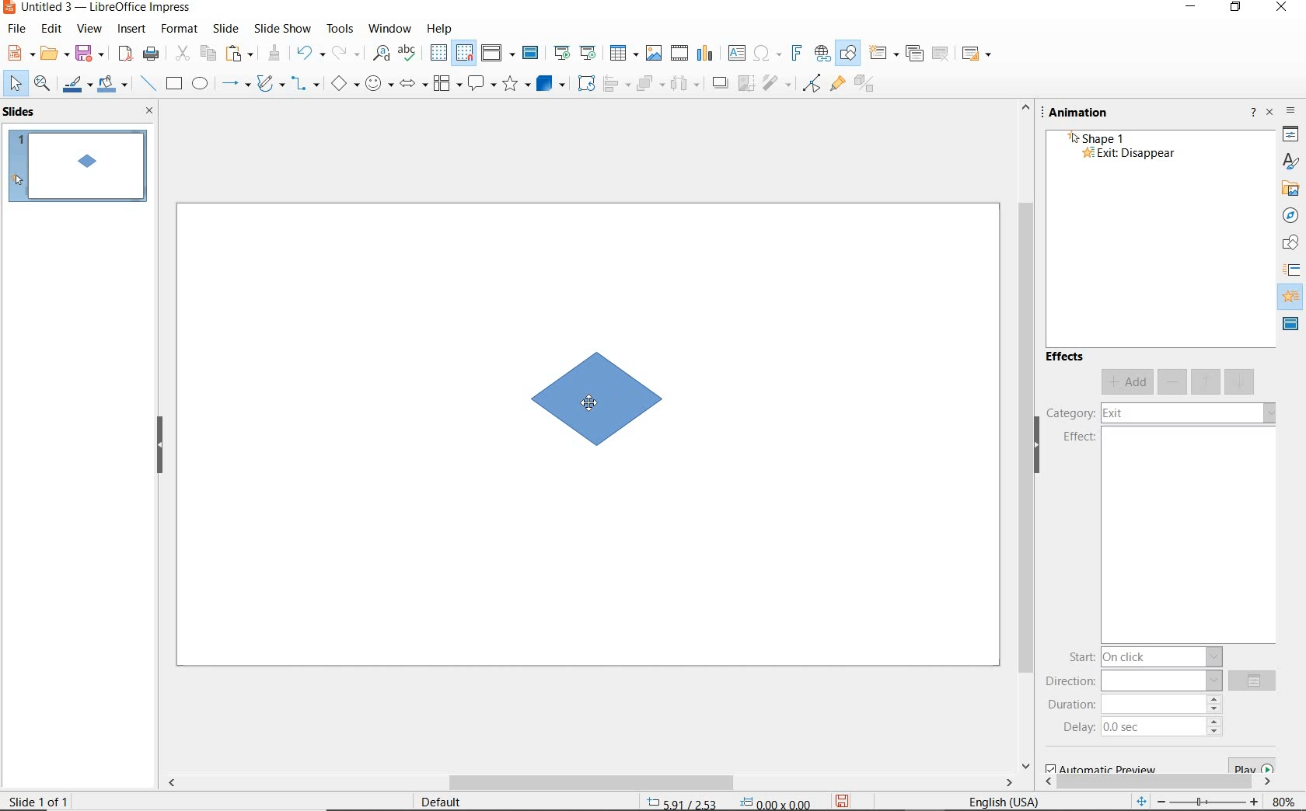 The image size is (1306, 811). Describe the element at coordinates (151, 113) in the screenshot. I see `close` at that location.